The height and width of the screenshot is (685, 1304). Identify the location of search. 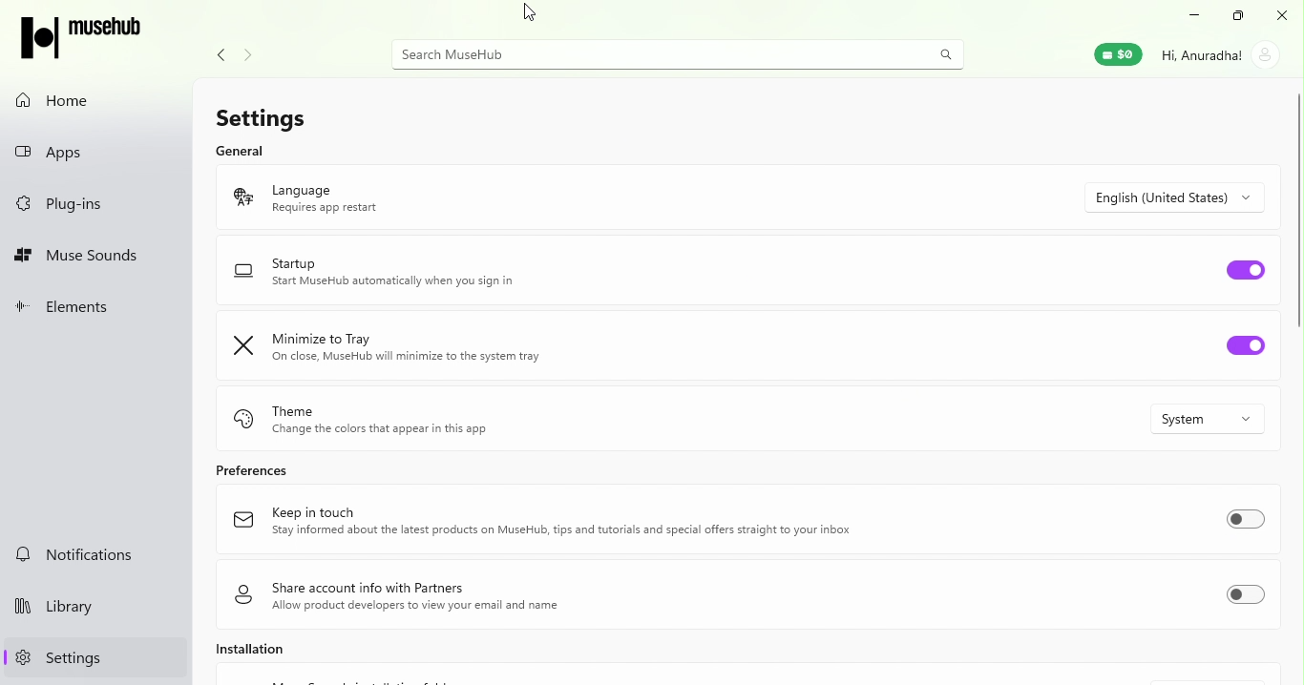
(946, 52).